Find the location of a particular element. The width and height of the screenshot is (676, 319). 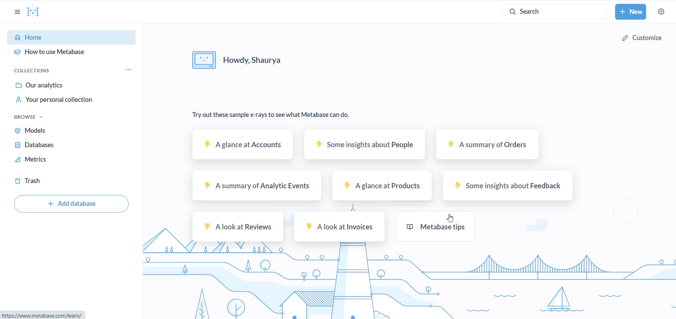

search is located at coordinates (555, 12).